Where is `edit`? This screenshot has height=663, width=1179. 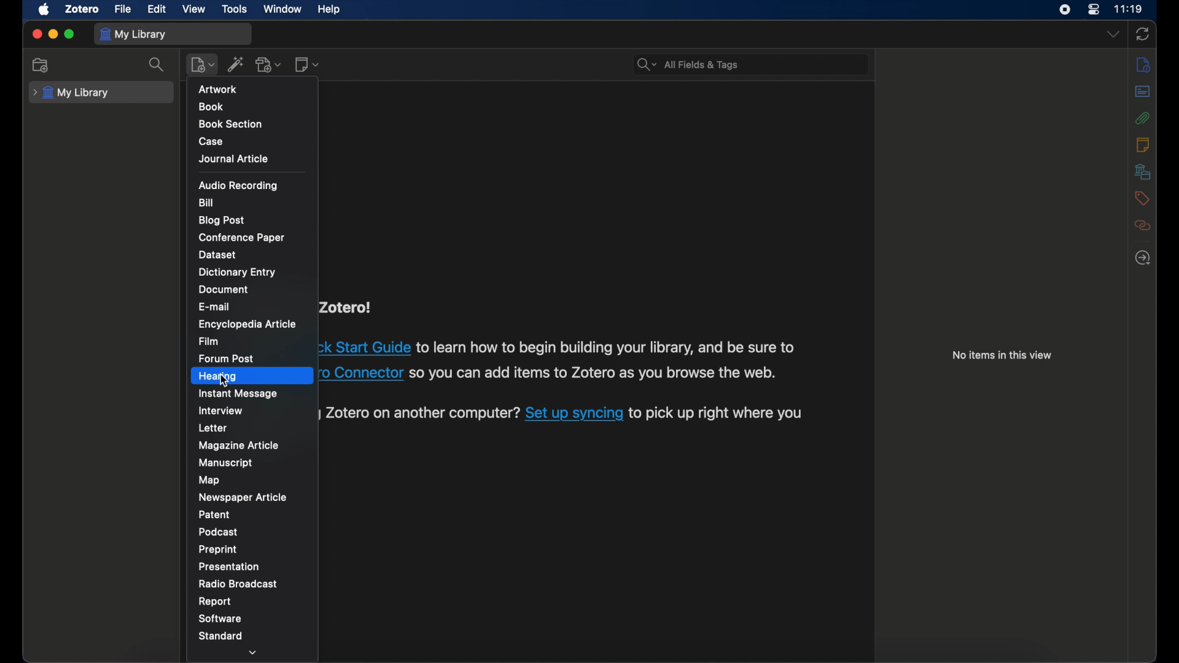
edit is located at coordinates (156, 10).